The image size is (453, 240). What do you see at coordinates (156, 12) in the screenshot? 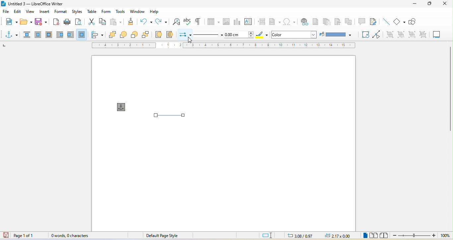
I see `help` at bounding box center [156, 12].